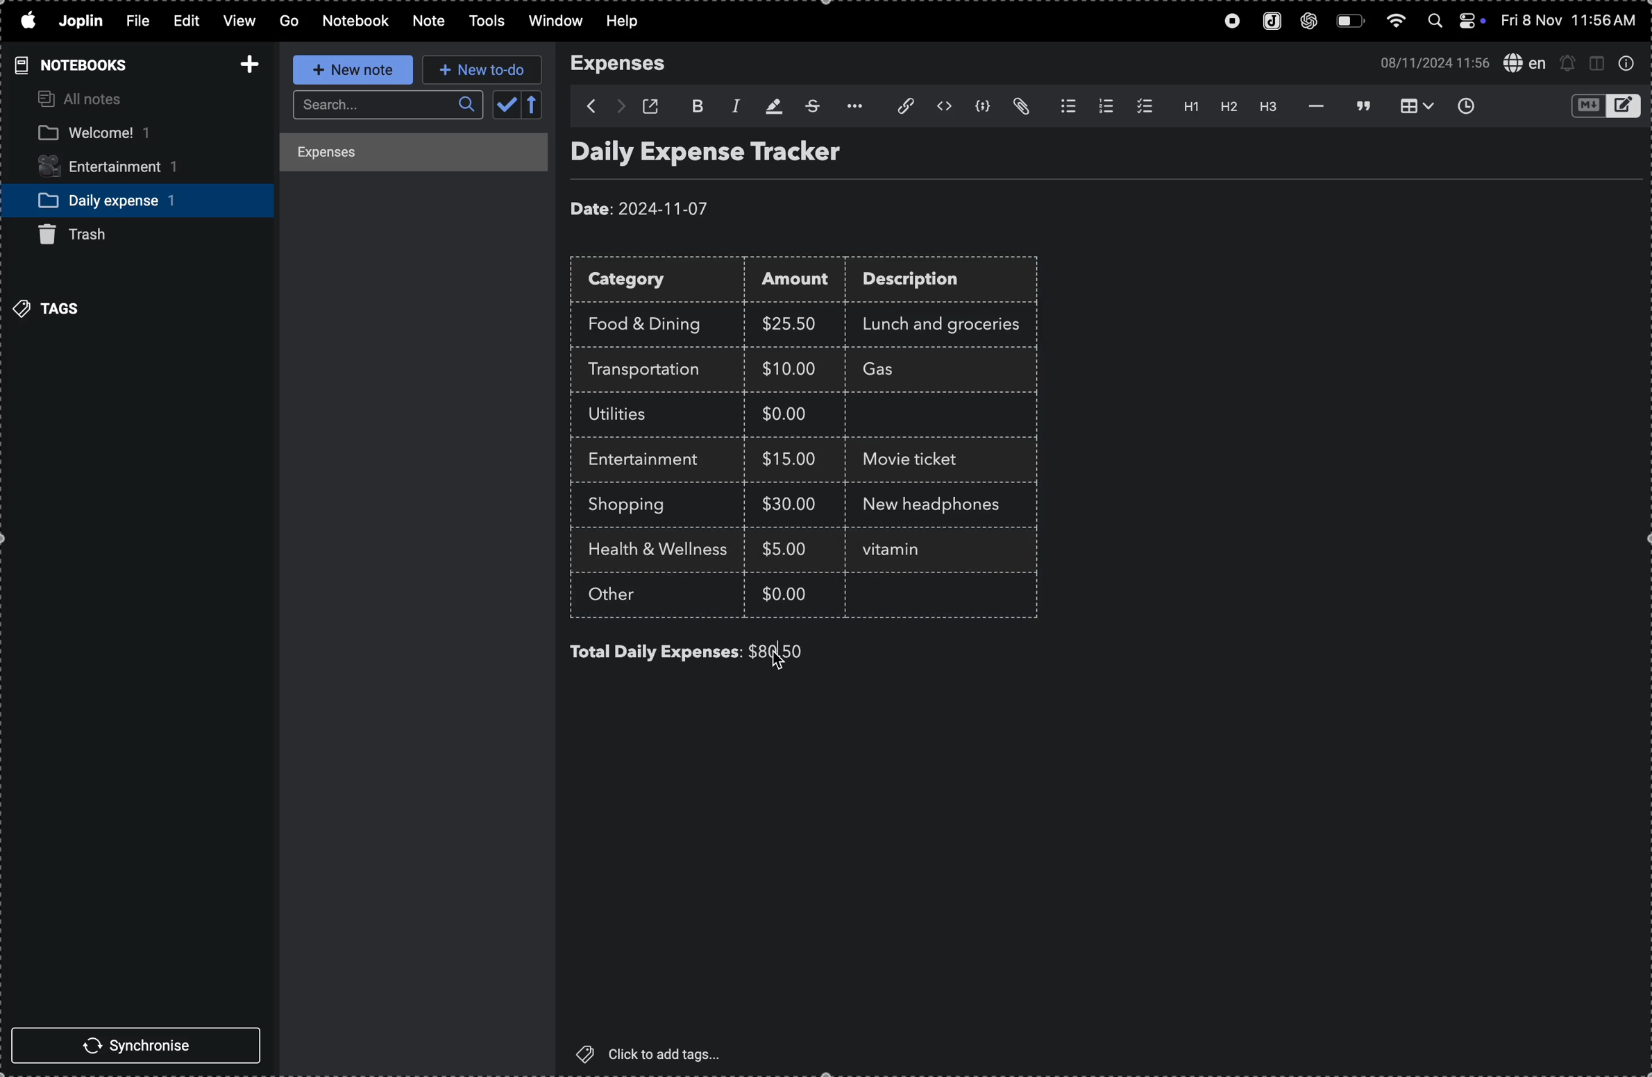  What do you see at coordinates (1359, 105) in the screenshot?
I see `blockquote` at bounding box center [1359, 105].